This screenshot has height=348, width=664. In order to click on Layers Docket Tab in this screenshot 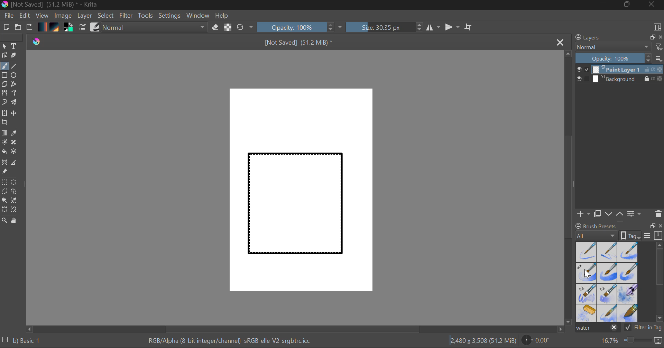, I will do `click(618, 37)`.